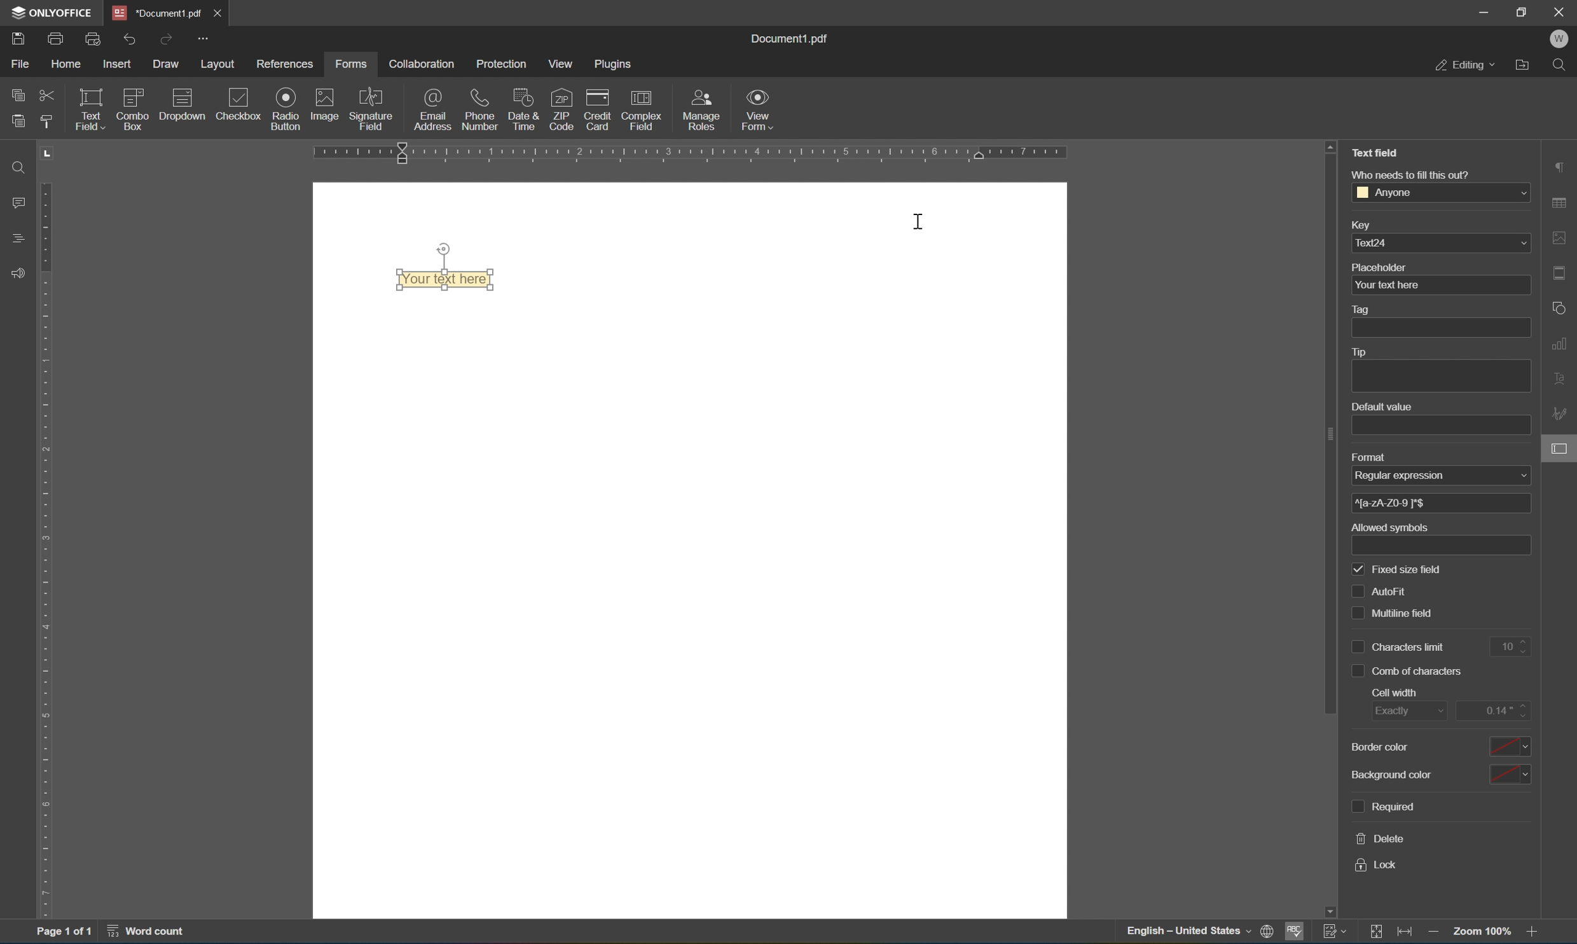 This screenshot has width=1577, height=944. What do you see at coordinates (182, 109) in the screenshot?
I see `icon` at bounding box center [182, 109].